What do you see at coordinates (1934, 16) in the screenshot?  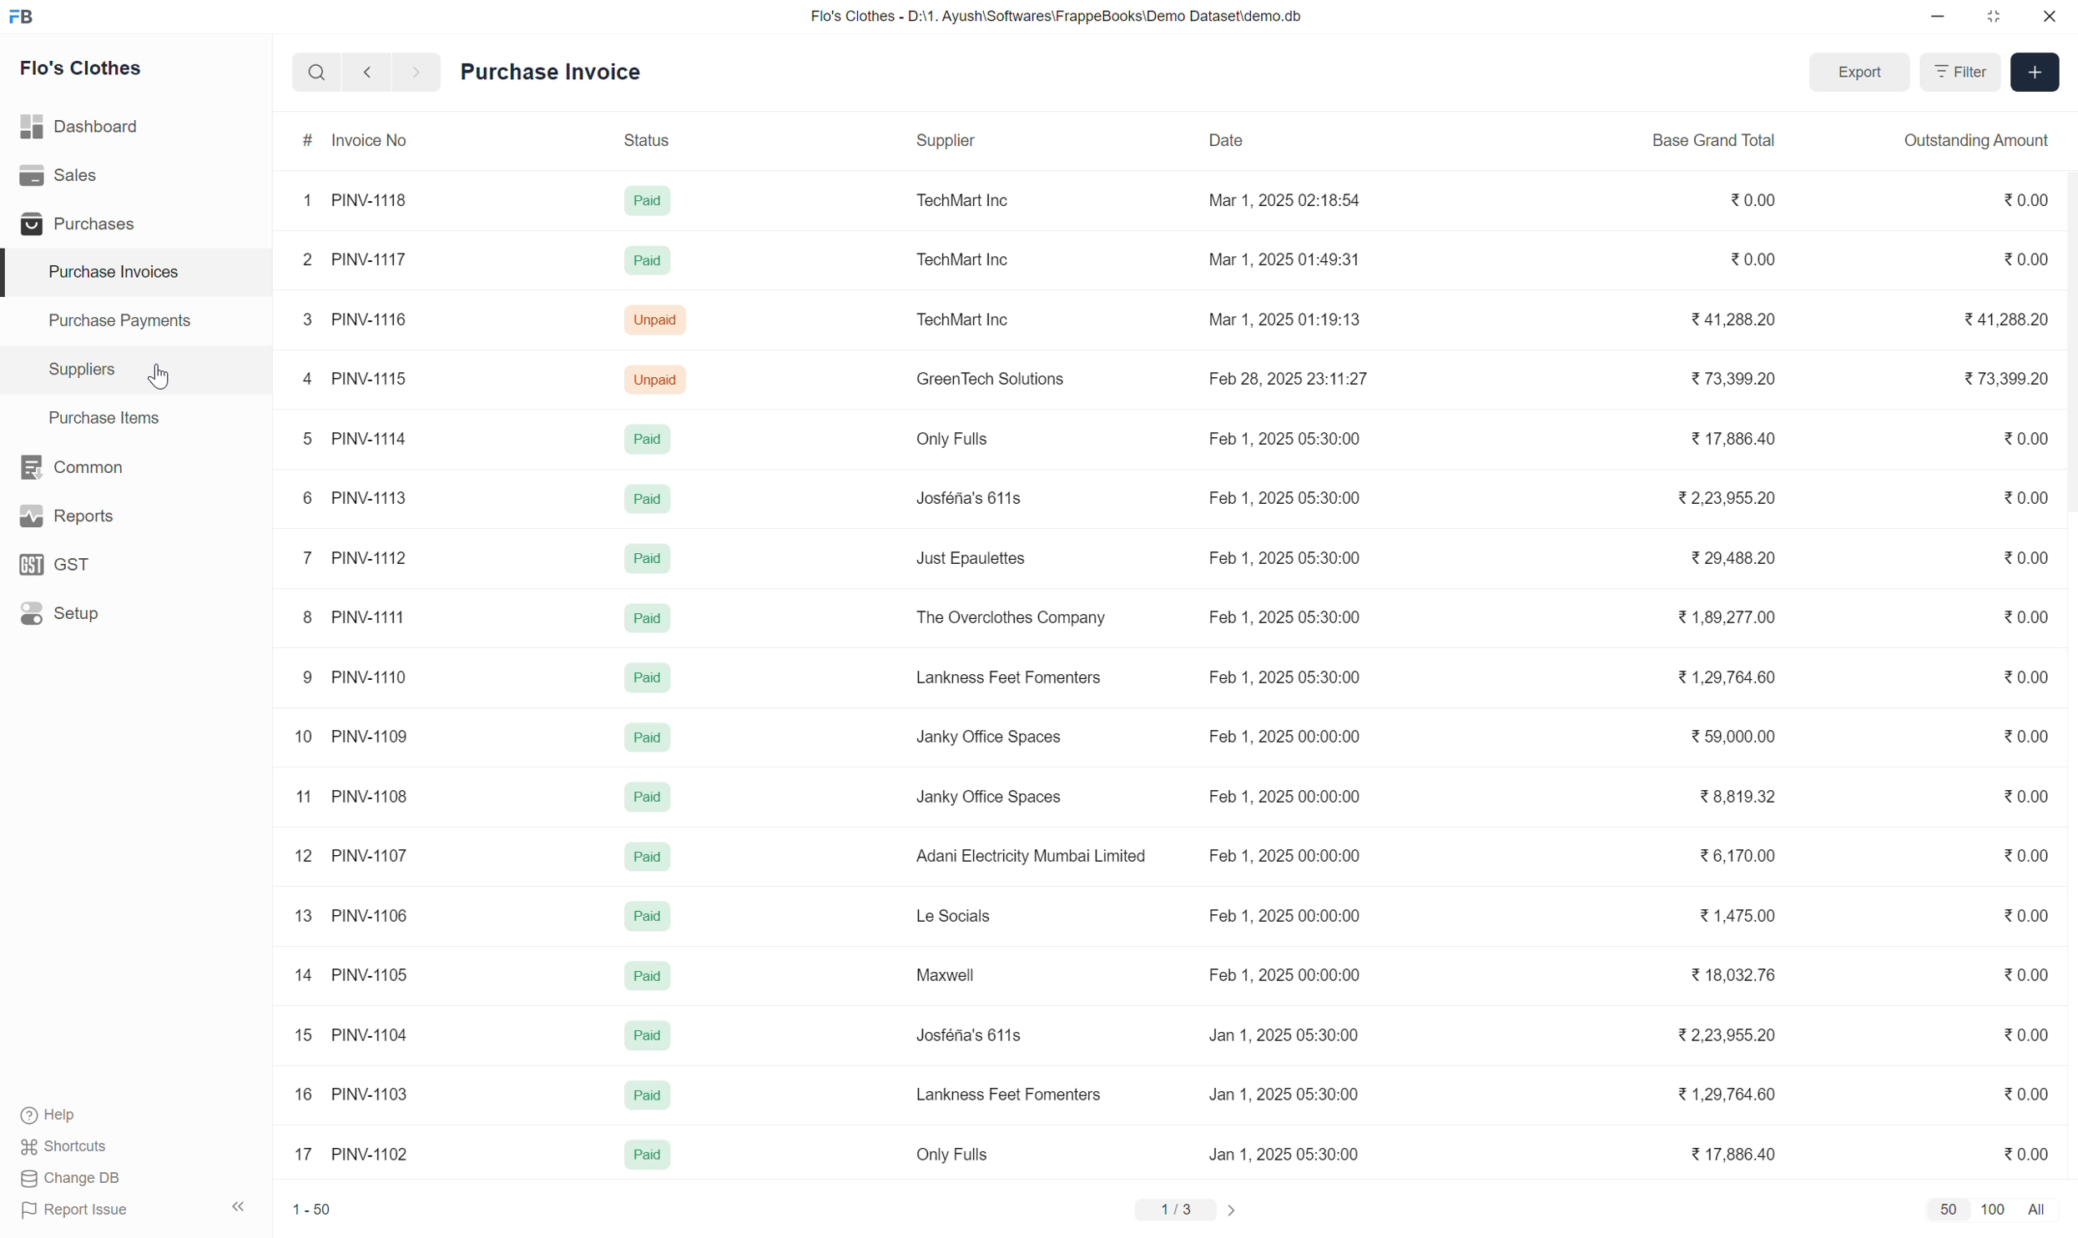 I see `minimise` at bounding box center [1934, 16].